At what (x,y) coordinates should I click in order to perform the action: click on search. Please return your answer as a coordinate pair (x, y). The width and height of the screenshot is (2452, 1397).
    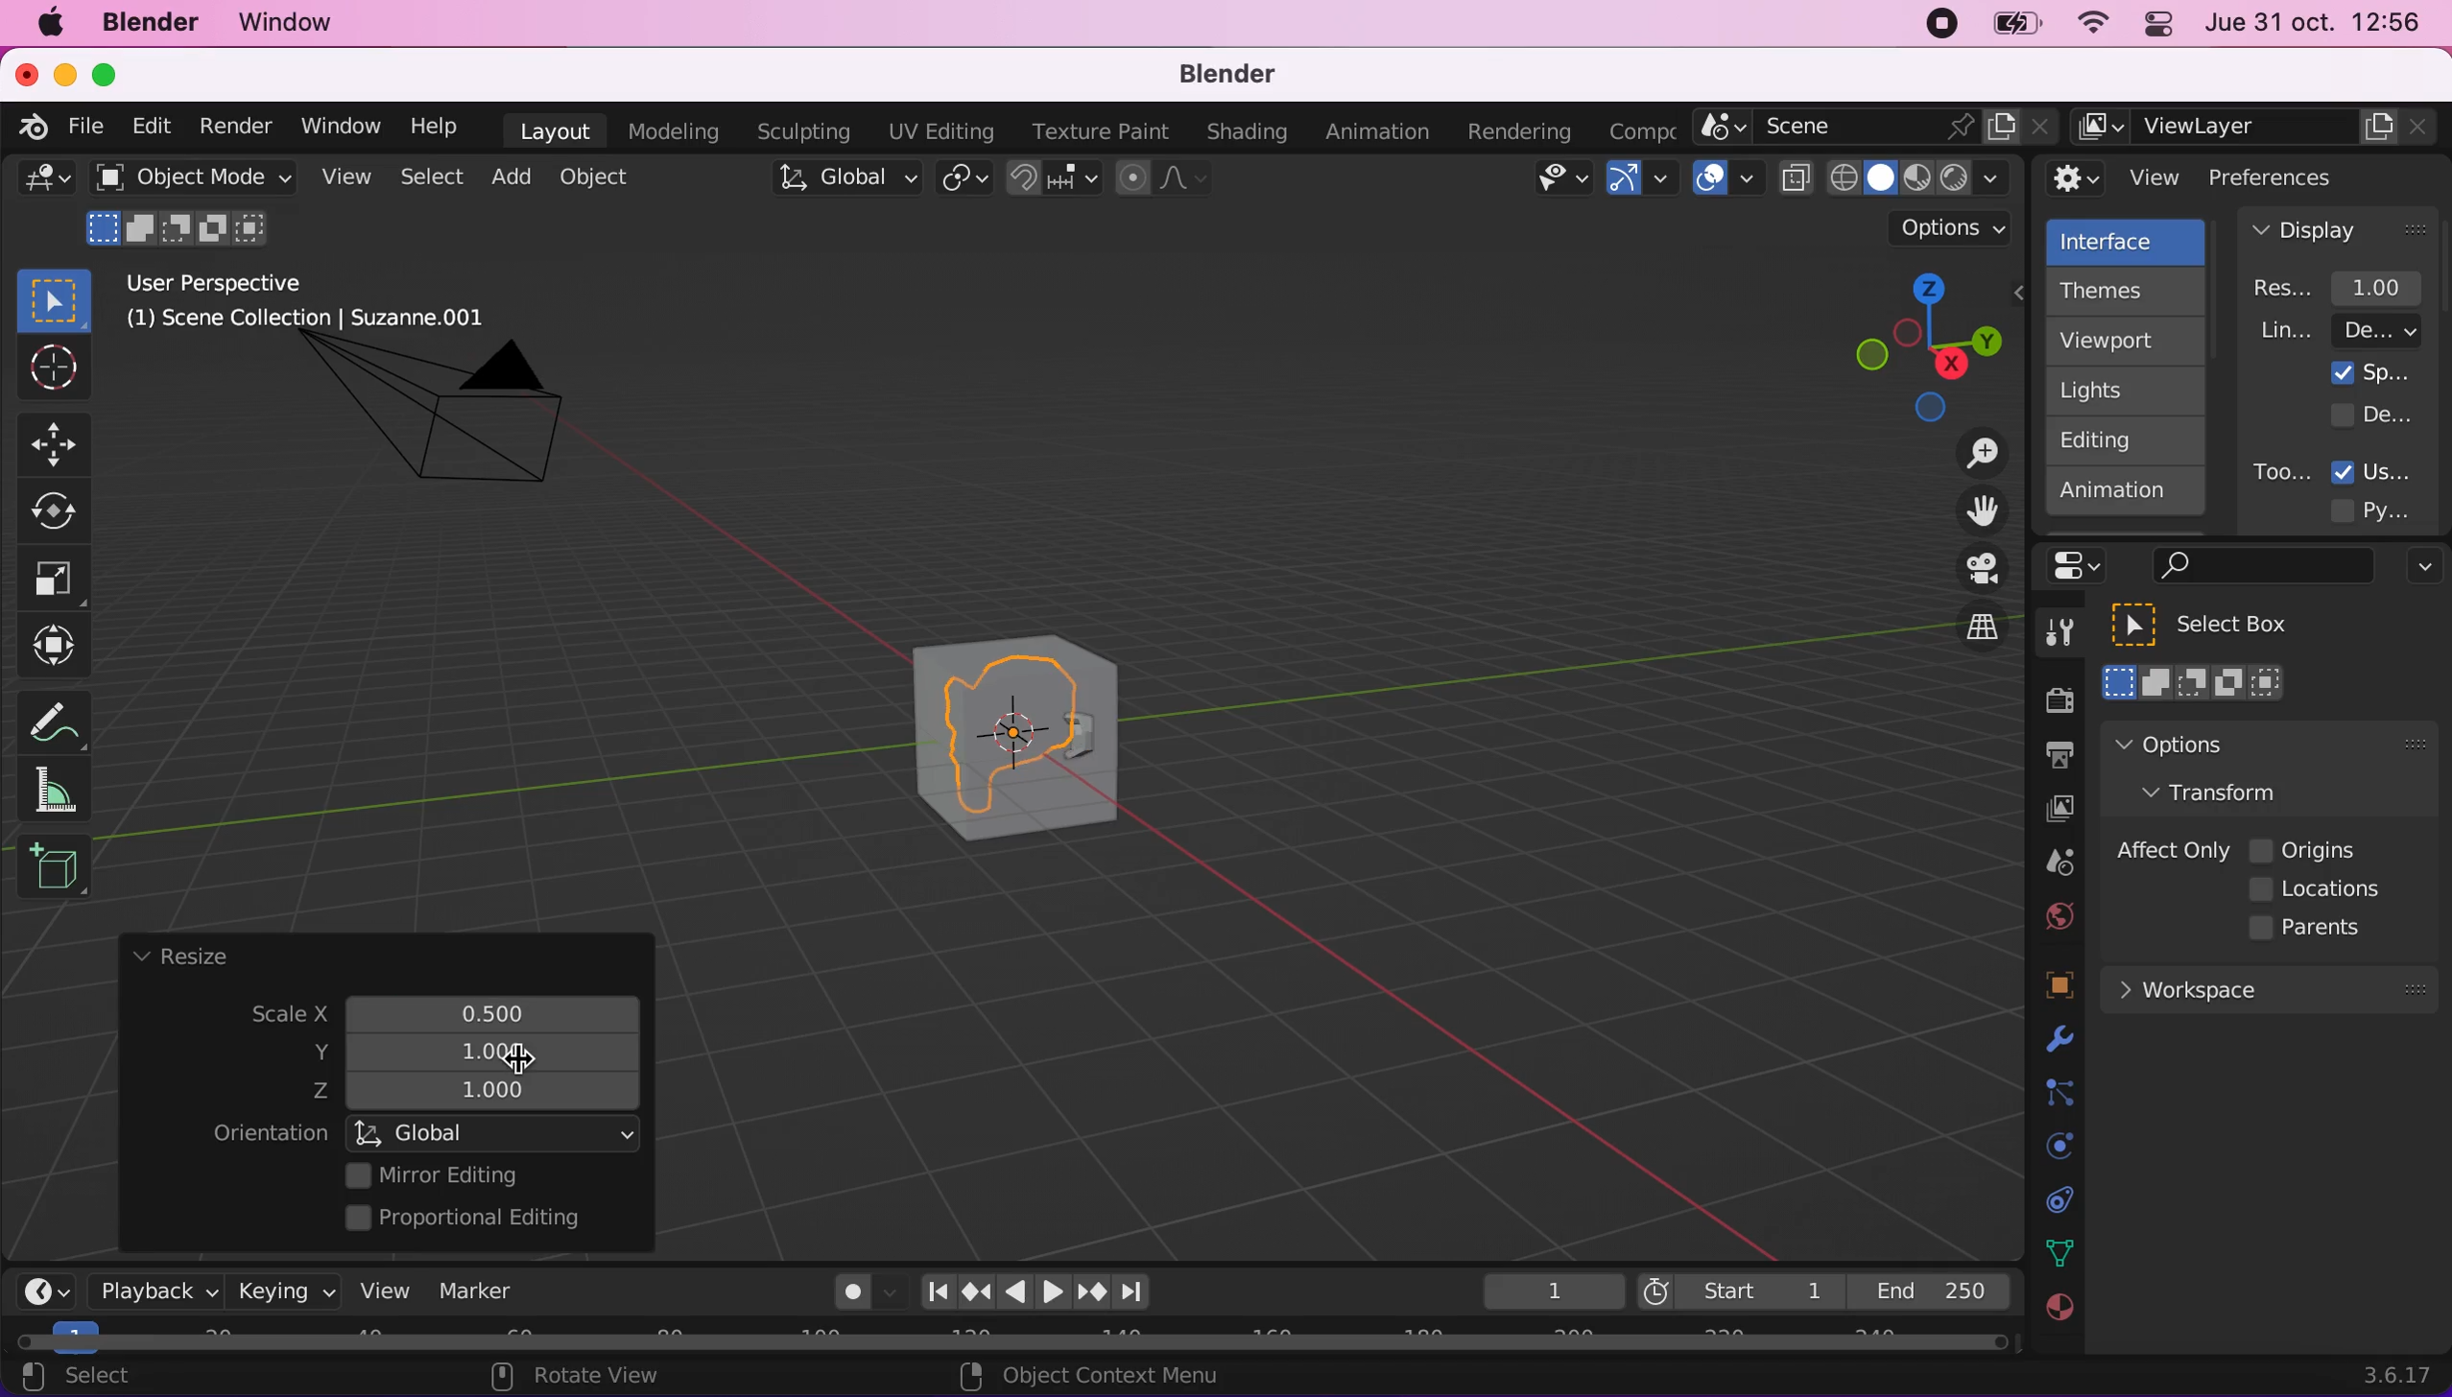
    Looking at the image, I should click on (2259, 567).